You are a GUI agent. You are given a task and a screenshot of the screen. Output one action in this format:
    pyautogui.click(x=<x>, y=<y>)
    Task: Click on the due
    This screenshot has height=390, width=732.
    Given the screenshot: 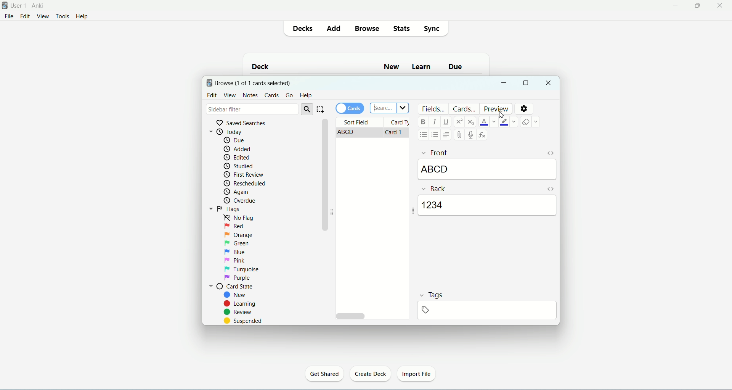 What is the action you would take?
    pyautogui.click(x=457, y=68)
    